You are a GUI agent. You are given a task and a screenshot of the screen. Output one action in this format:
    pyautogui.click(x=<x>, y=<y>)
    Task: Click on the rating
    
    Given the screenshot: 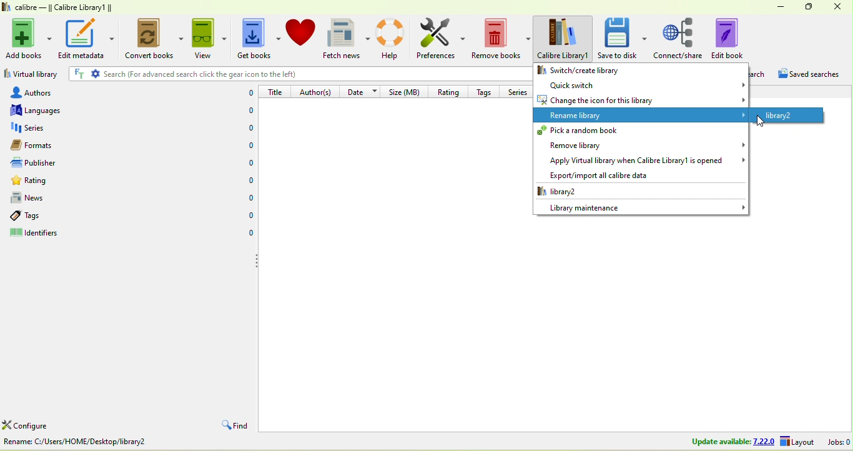 What is the action you would take?
    pyautogui.click(x=447, y=91)
    